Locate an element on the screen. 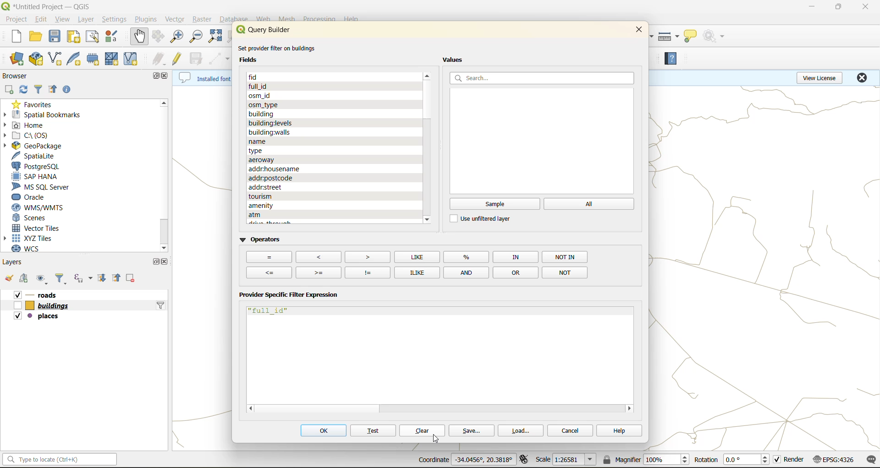 Image resolution: width=880 pixels, height=468 pixels. opertators is located at coordinates (271, 272).